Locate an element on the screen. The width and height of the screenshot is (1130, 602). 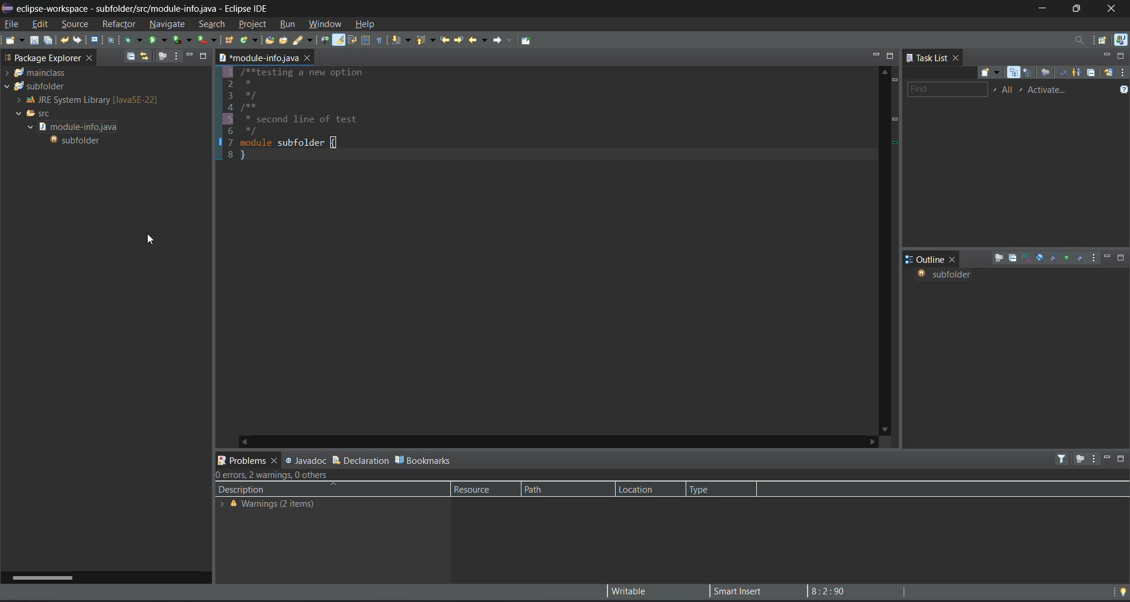
new task is located at coordinates (992, 73).